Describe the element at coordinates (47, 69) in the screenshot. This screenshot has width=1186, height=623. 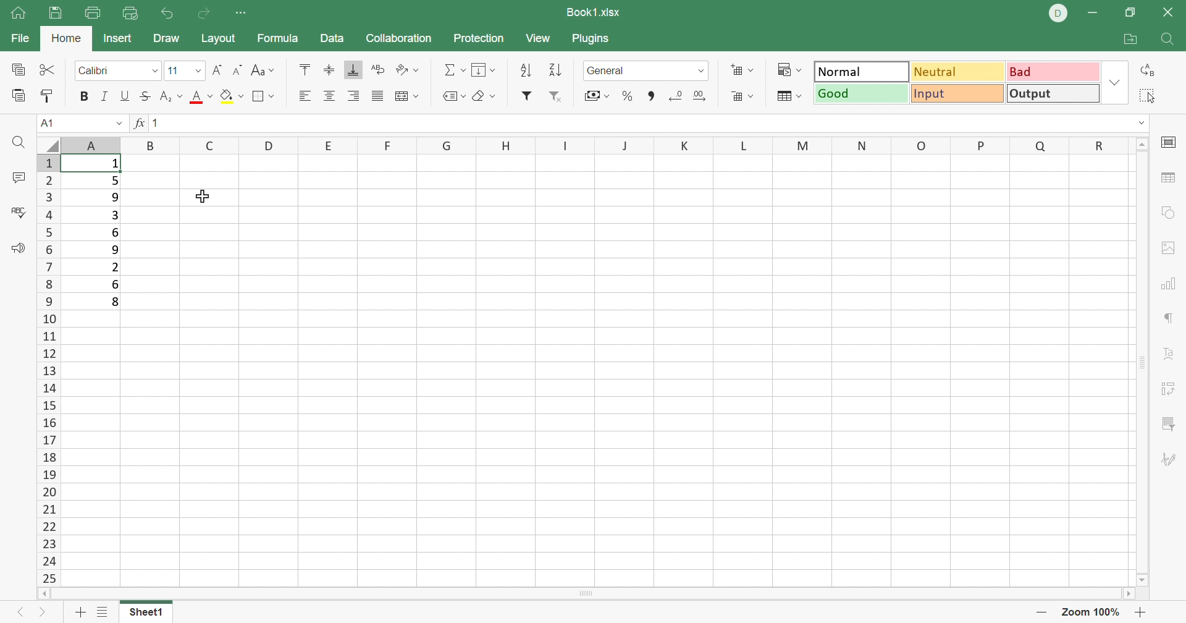
I see `Cut` at that location.